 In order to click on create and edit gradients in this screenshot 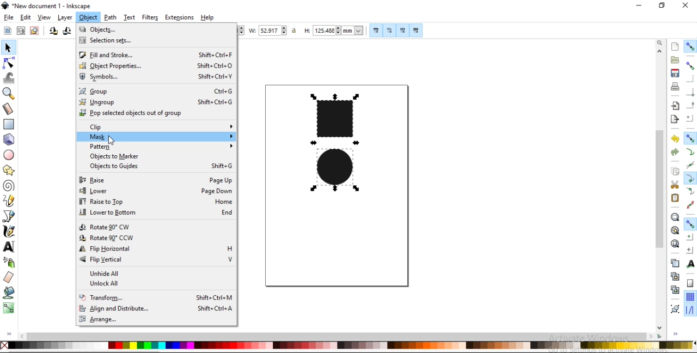, I will do `click(9, 308)`.